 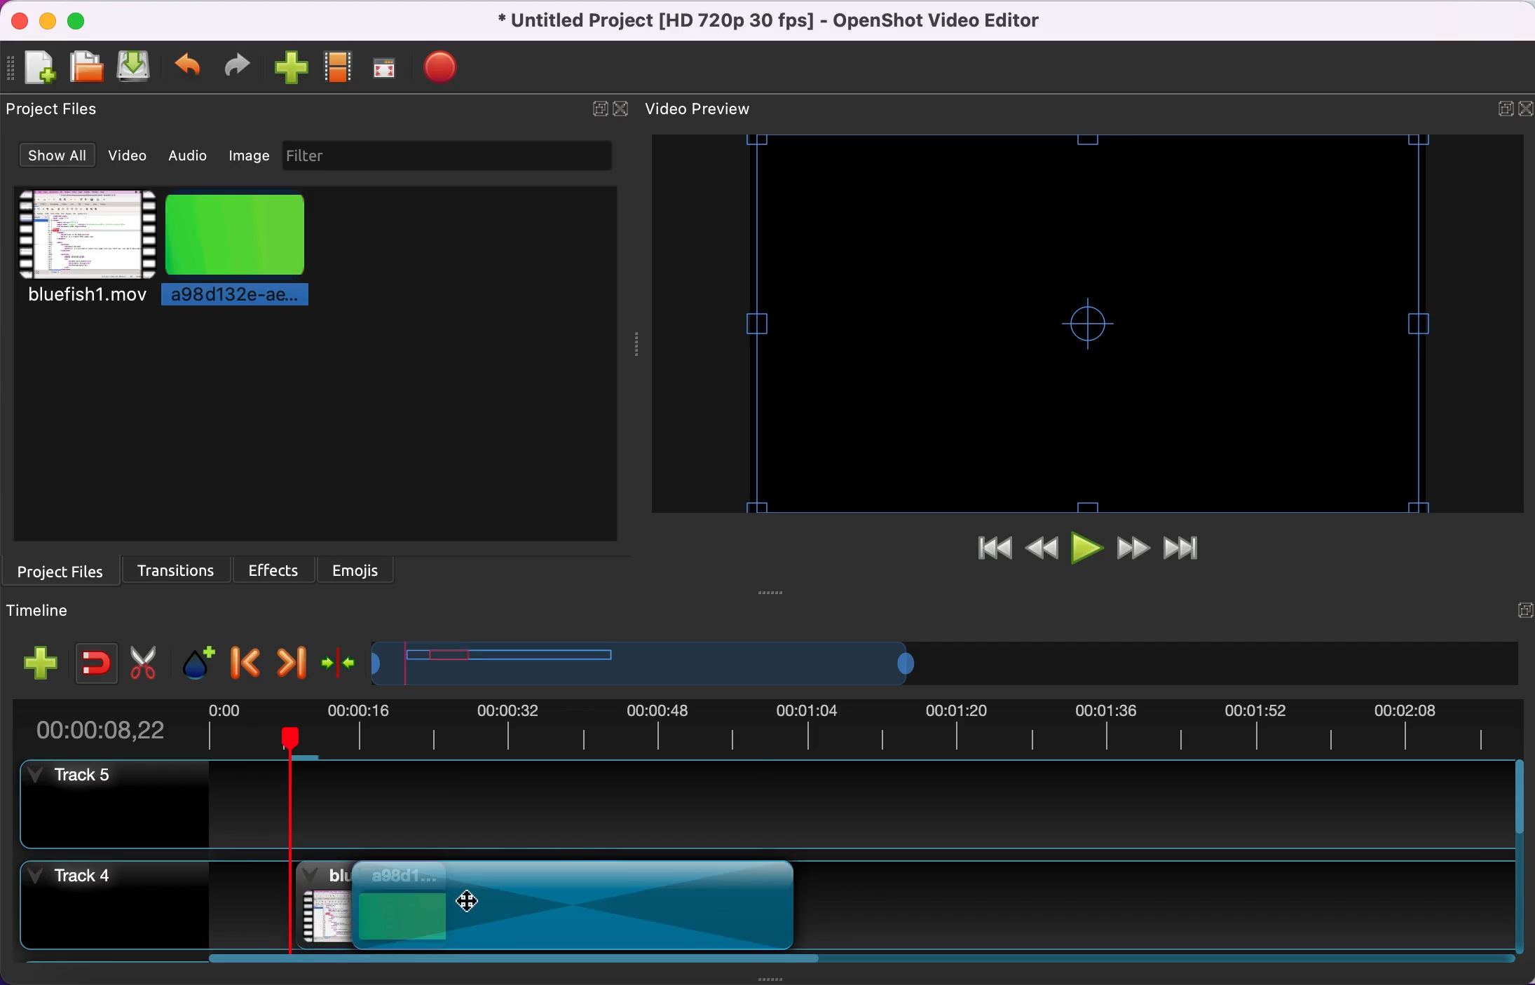 I want to click on timeline, so click(x=807, y=662).